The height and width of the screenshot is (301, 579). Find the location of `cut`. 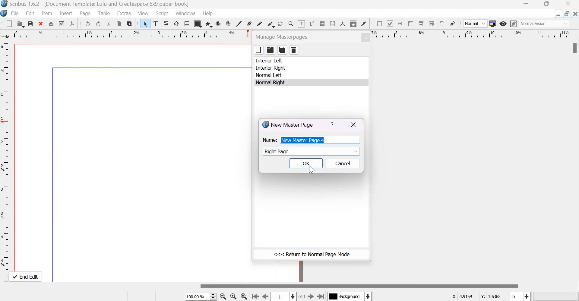

cut is located at coordinates (109, 24).